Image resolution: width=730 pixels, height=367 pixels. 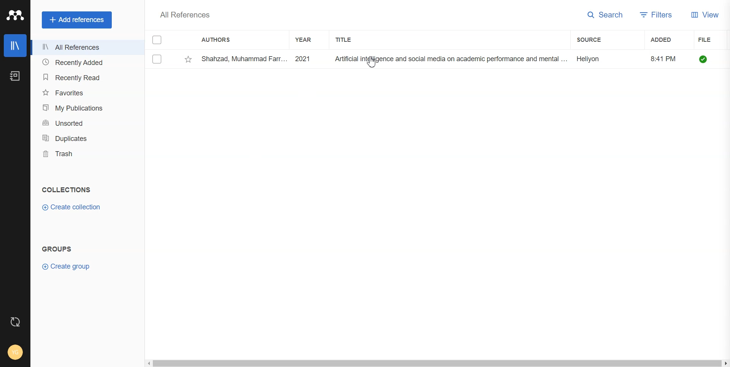 I want to click on File, so click(x=711, y=40).